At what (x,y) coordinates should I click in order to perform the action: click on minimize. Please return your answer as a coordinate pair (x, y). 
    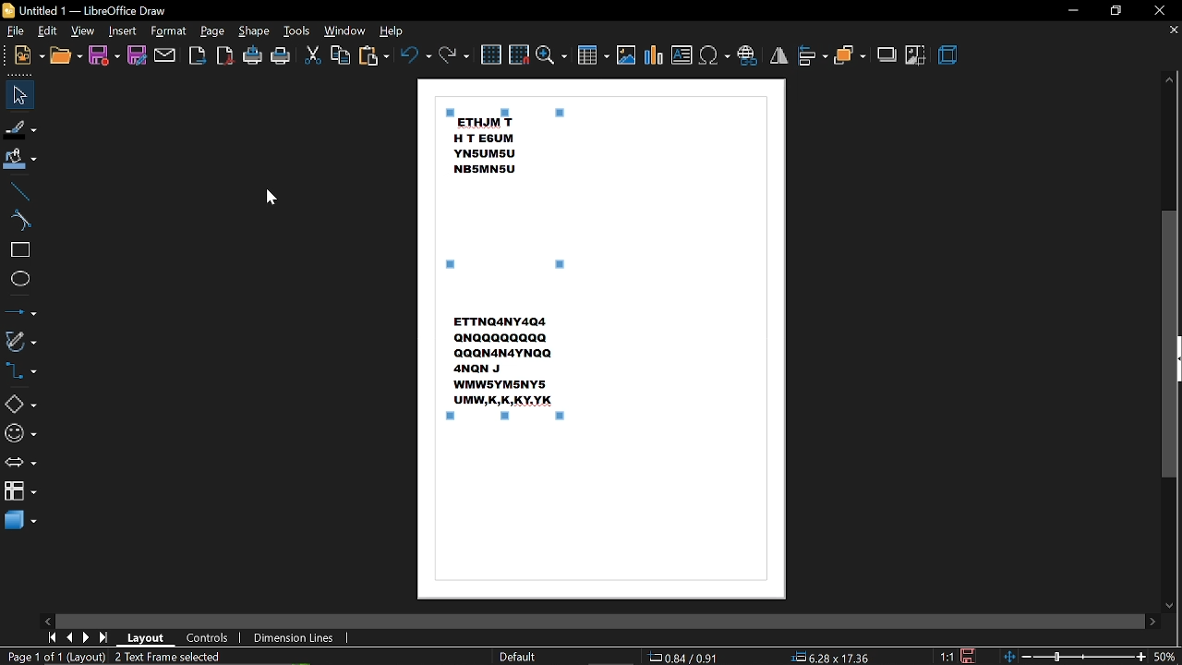
    Looking at the image, I should click on (1072, 9).